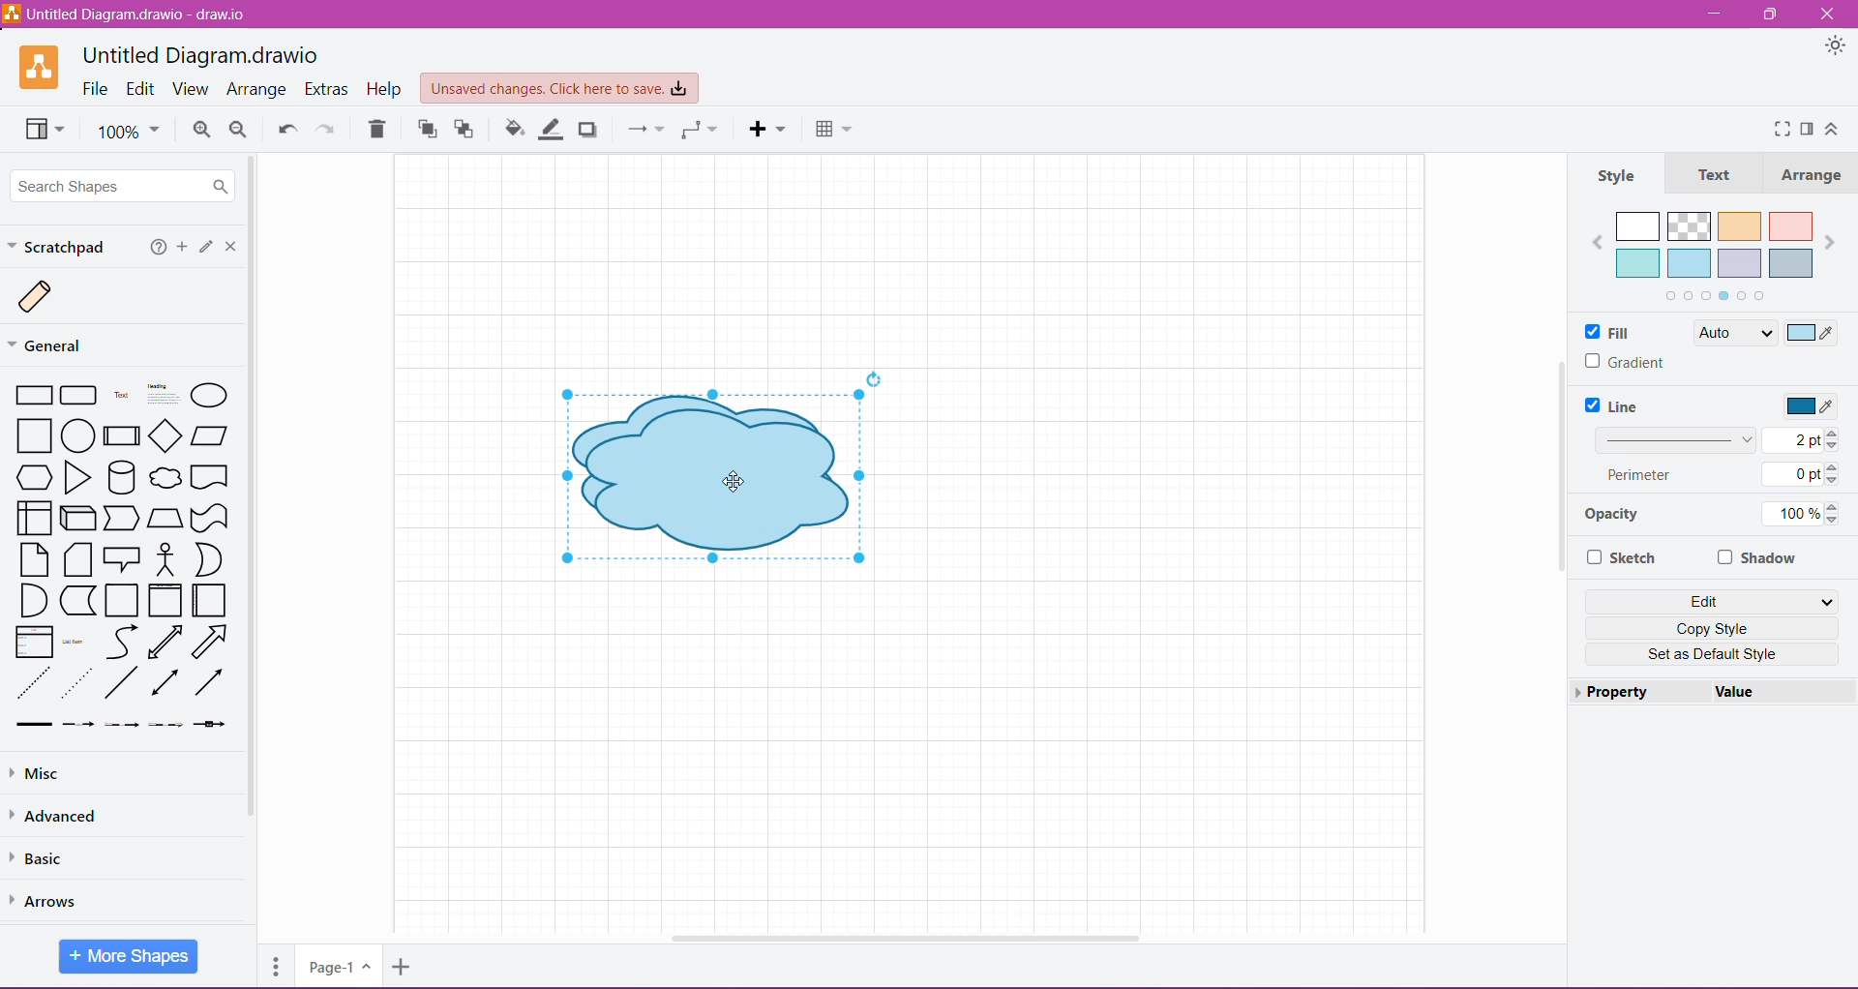  What do you see at coordinates (190, 88) in the screenshot?
I see `View` at bounding box center [190, 88].